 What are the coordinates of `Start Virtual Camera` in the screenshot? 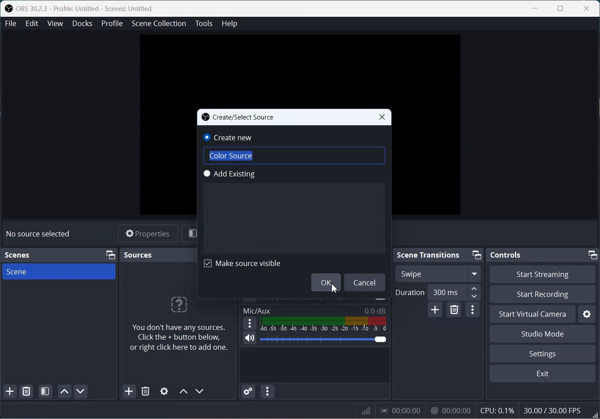 It's located at (532, 314).